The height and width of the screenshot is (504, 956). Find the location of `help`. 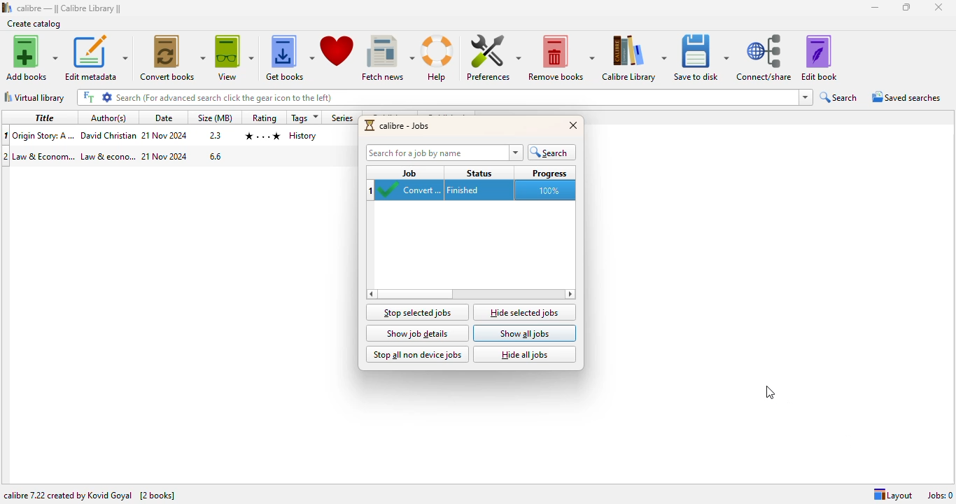

help is located at coordinates (440, 59).